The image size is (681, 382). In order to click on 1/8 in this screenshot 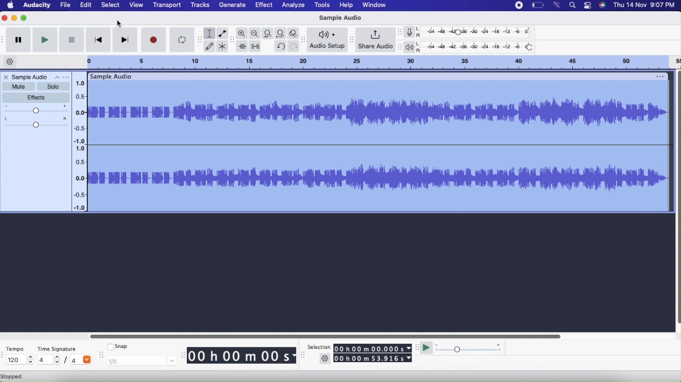, I will do `click(141, 363)`.